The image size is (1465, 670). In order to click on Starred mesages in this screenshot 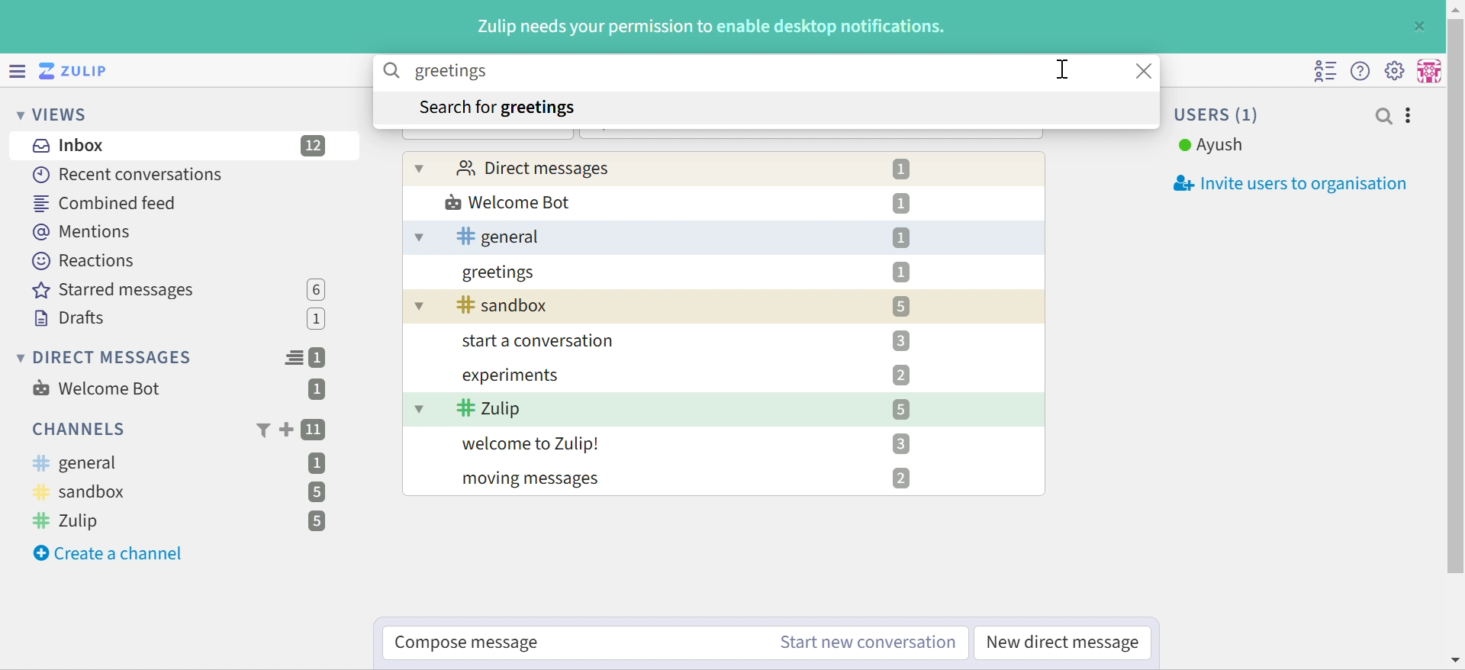, I will do `click(118, 291)`.